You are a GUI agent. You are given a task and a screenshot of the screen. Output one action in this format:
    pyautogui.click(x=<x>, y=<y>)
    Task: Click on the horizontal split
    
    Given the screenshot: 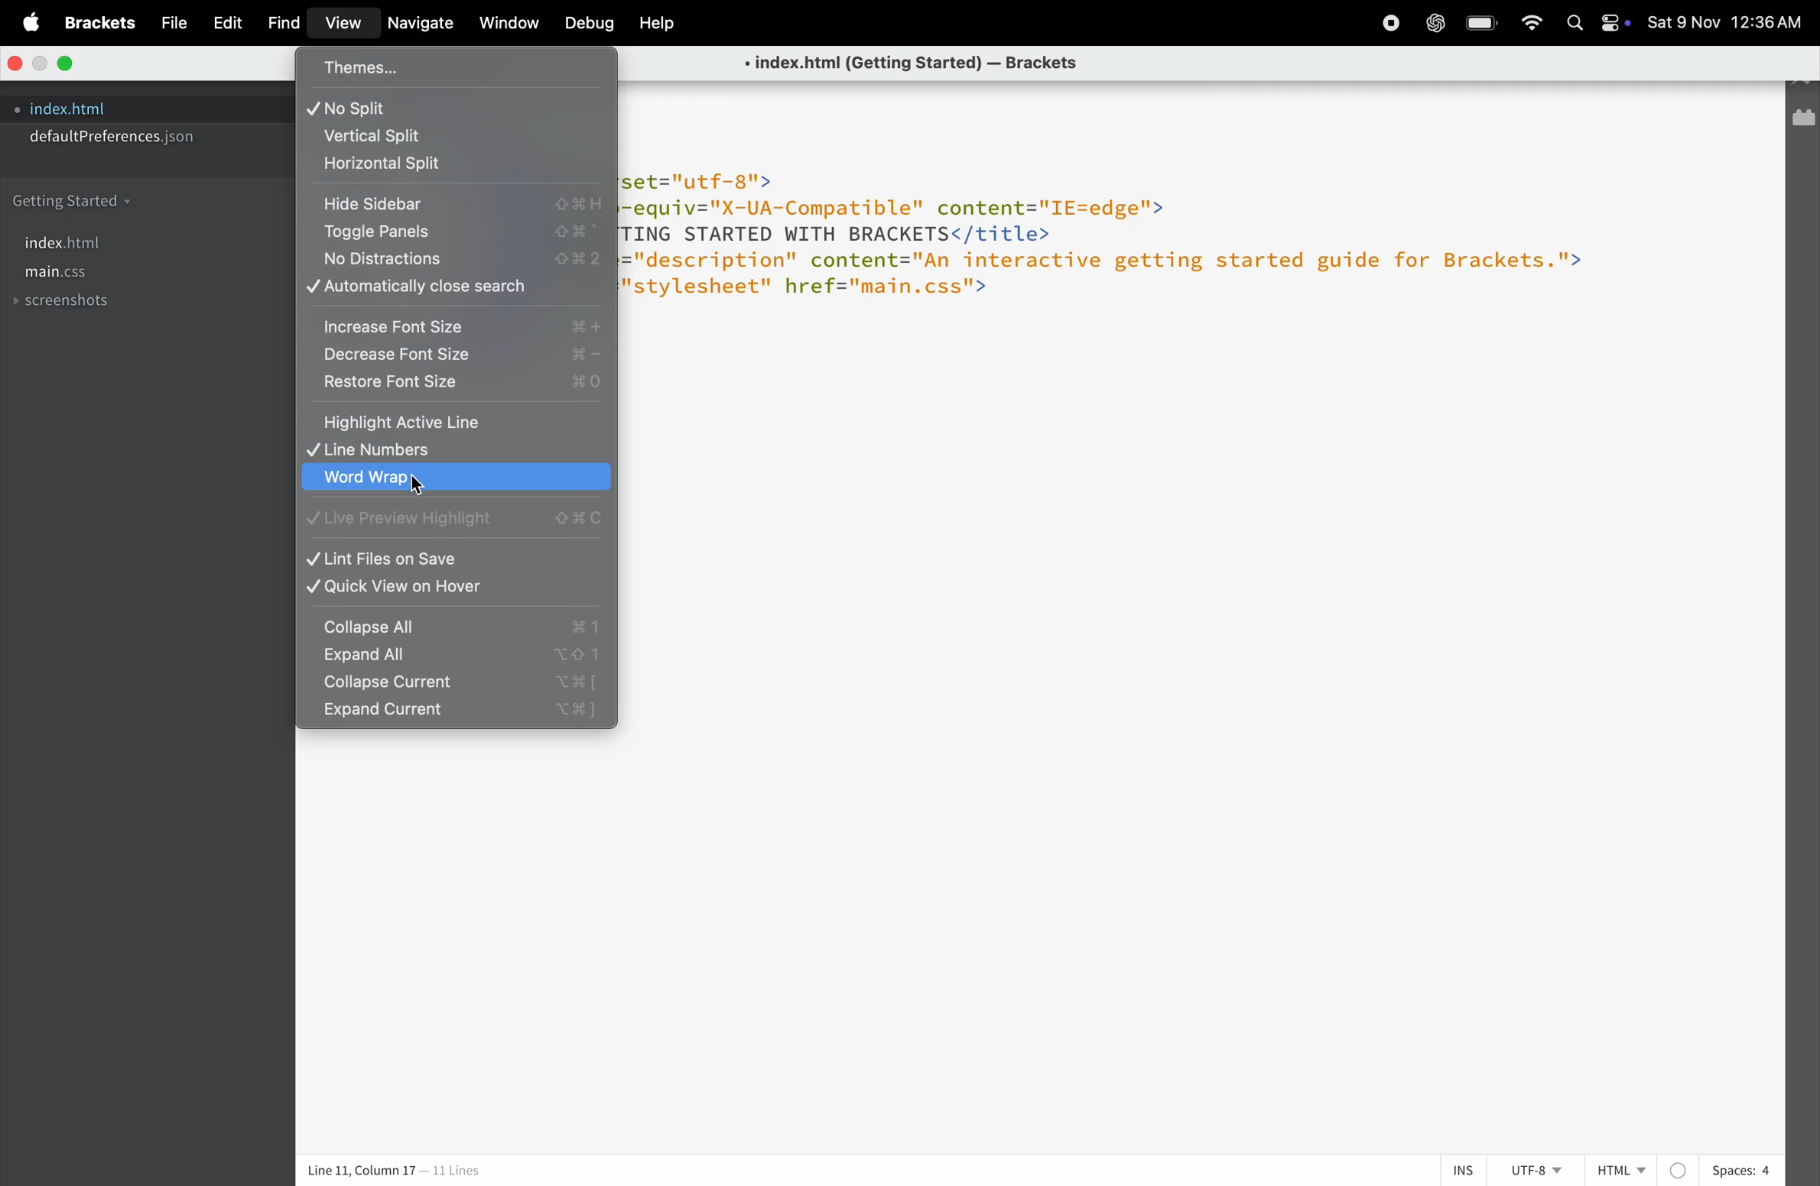 What is the action you would take?
    pyautogui.click(x=459, y=167)
    